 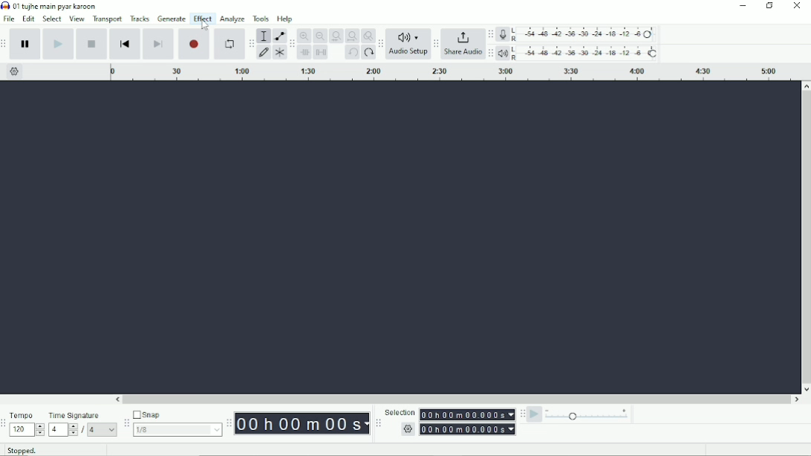 What do you see at coordinates (5, 46) in the screenshot?
I see `Audacity transport toolbar` at bounding box center [5, 46].